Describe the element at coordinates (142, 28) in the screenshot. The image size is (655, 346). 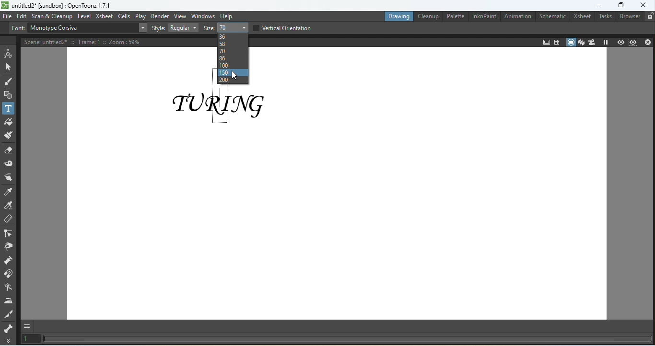
I see `Drop down` at that location.